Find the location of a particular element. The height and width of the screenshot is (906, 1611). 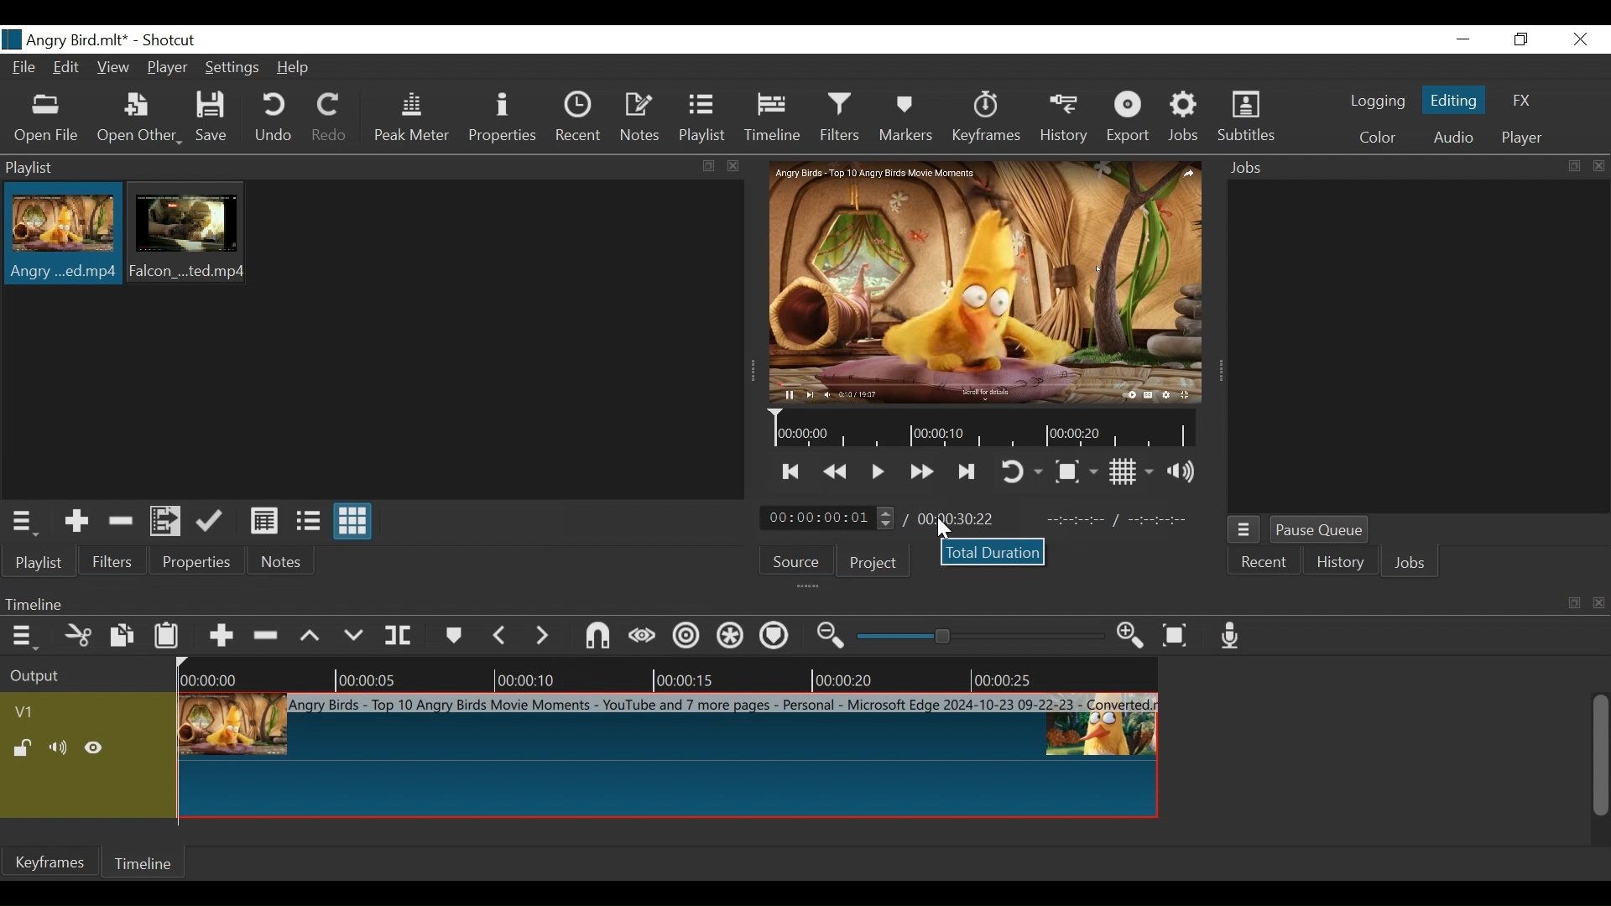

Player is located at coordinates (1524, 138).